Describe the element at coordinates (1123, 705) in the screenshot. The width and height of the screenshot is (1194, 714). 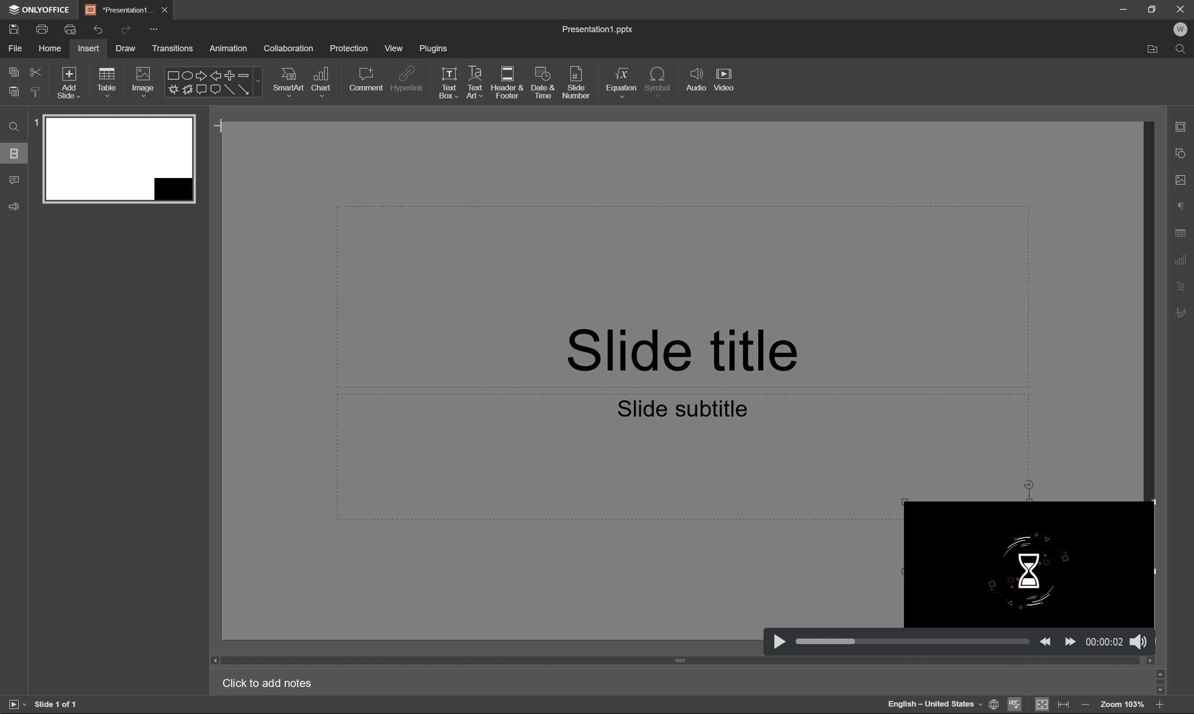
I see `Zoom 103%zoom 103%` at that location.